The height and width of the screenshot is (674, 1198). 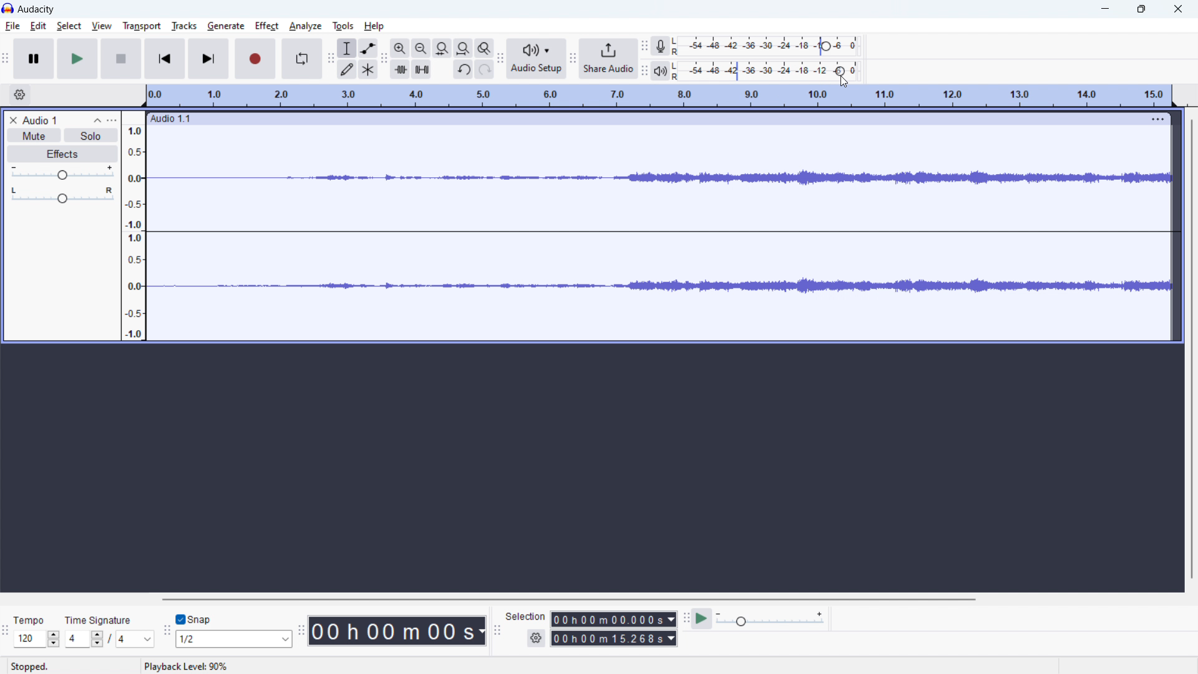 What do you see at coordinates (234, 638) in the screenshot?
I see `select snap` at bounding box center [234, 638].